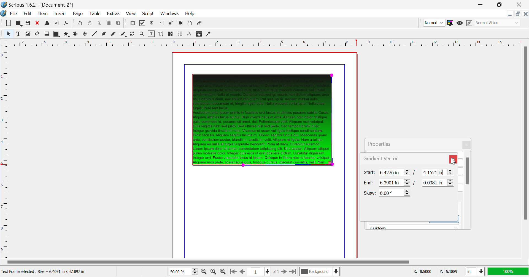 The image size is (529, 277). What do you see at coordinates (467, 145) in the screenshot?
I see `Close` at bounding box center [467, 145].